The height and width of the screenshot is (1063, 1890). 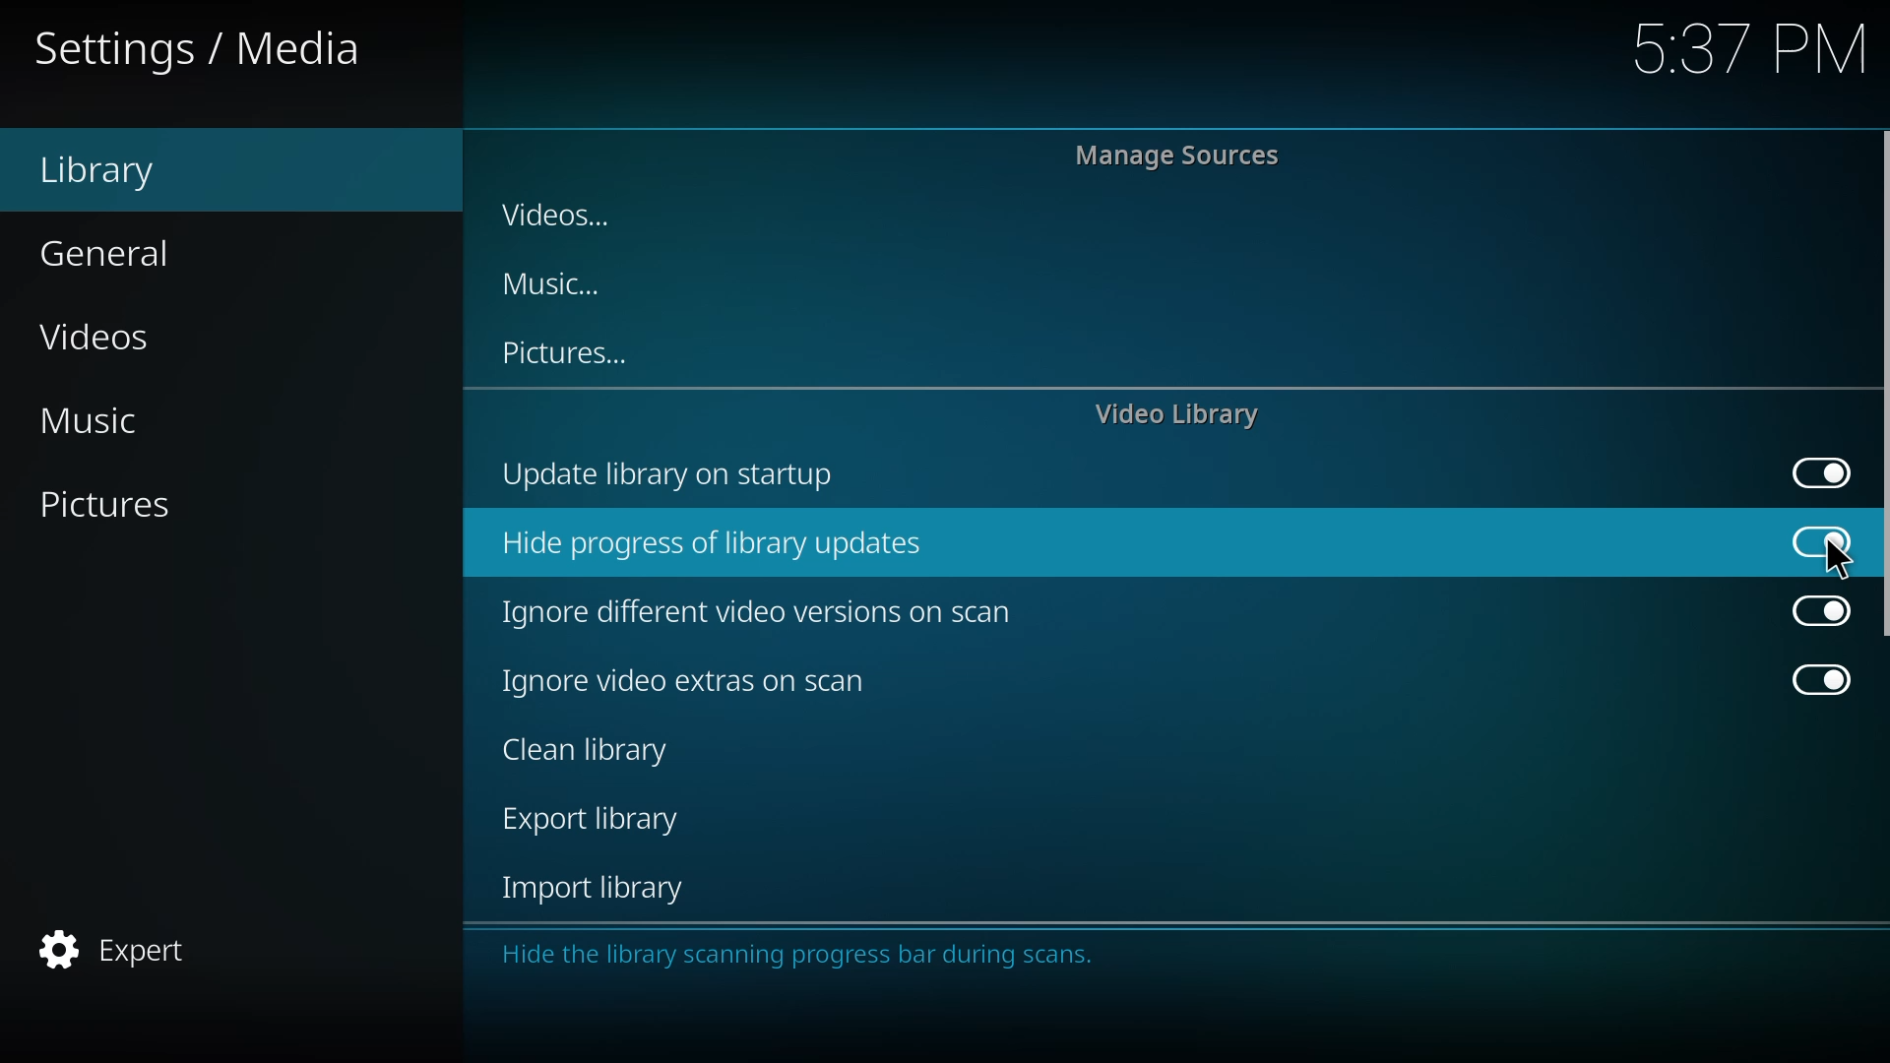 I want to click on Hide the library scanning progress bar during scans., so click(x=798, y=959).